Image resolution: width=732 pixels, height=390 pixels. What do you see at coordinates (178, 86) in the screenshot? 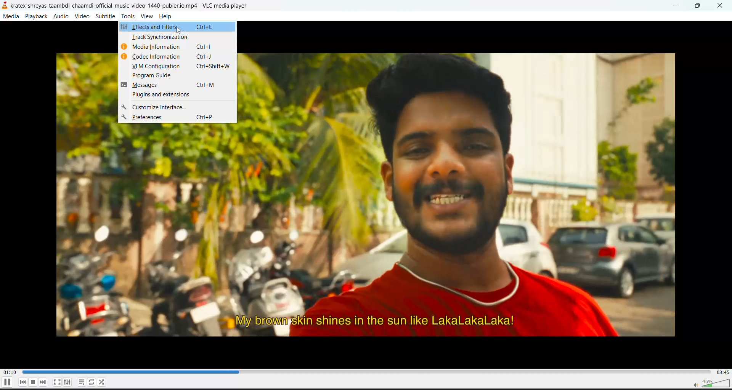
I see `messages` at bounding box center [178, 86].